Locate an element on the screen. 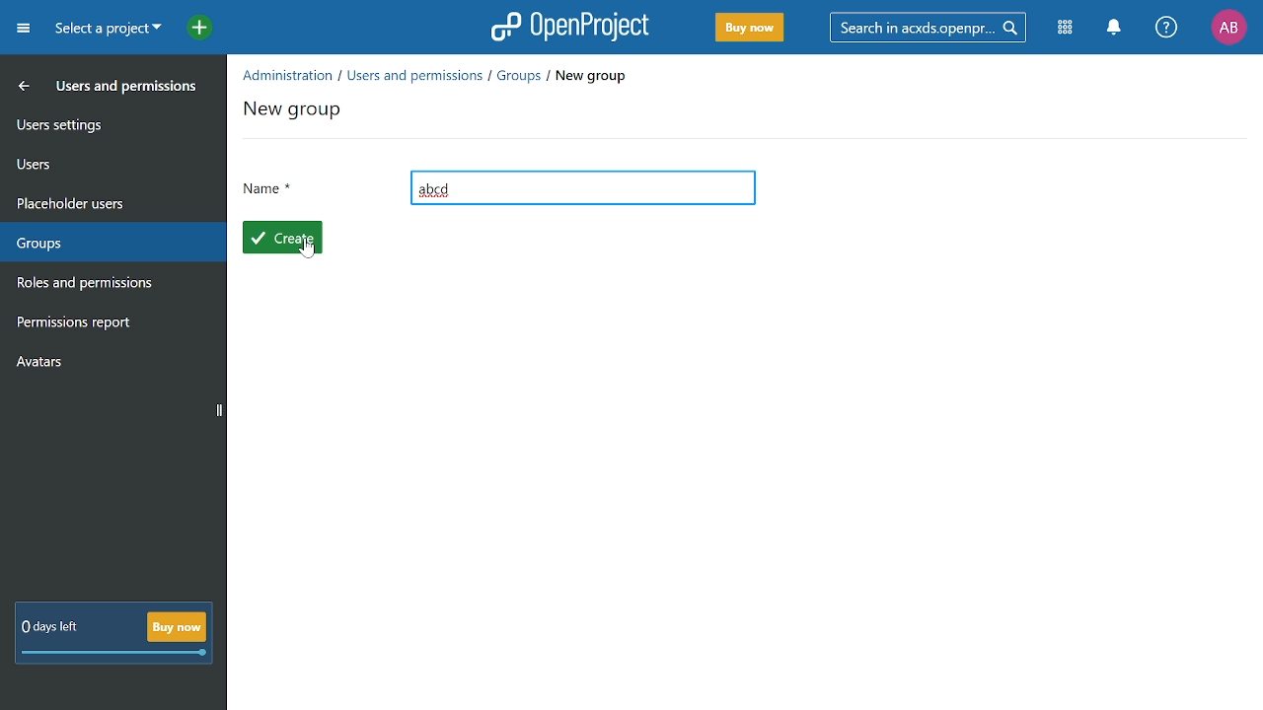 Image resolution: width=1263 pixels, height=710 pixels. search is located at coordinates (925, 27).